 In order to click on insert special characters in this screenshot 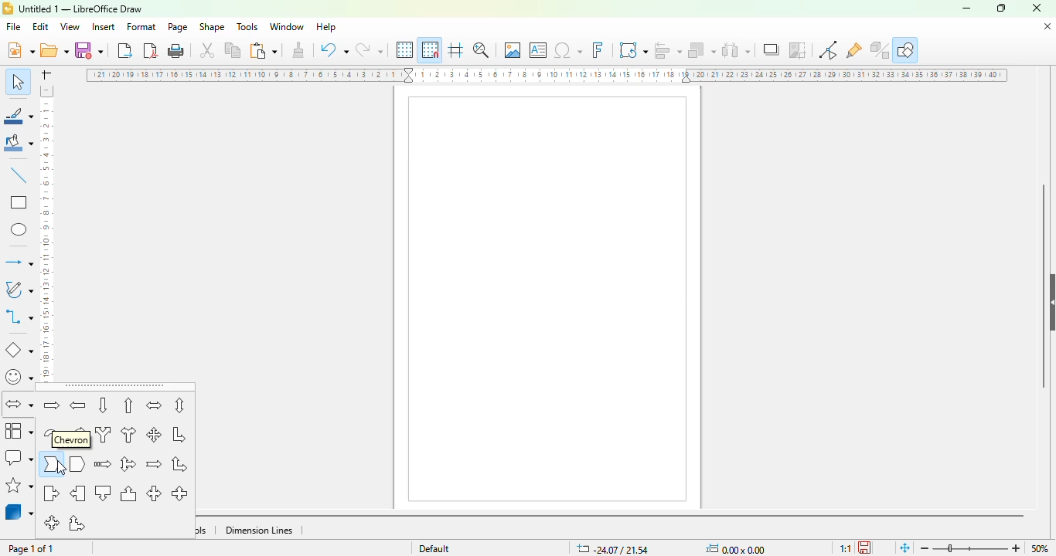, I will do `click(568, 50)`.